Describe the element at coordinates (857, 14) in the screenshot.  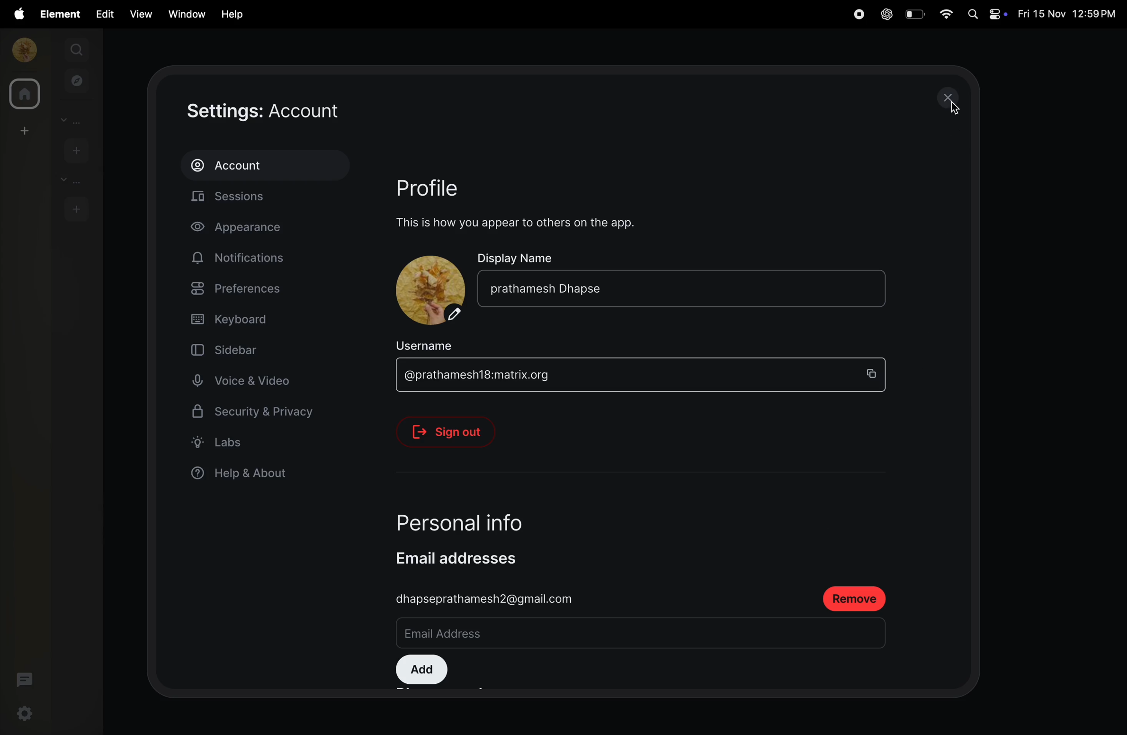
I see `record` at that location.